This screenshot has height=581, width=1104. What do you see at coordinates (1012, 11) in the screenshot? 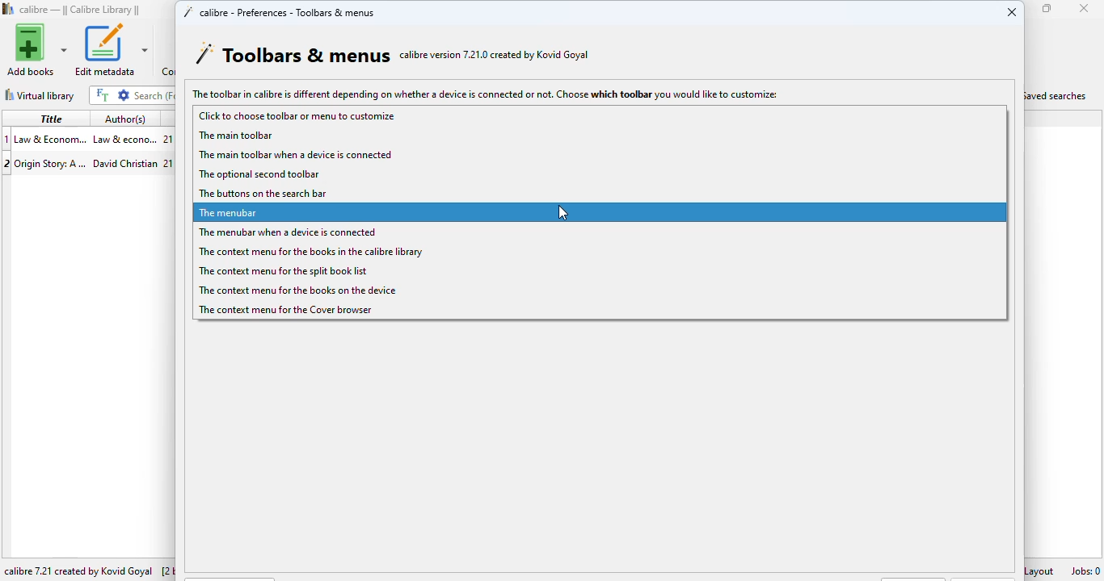
I see `close` at bounding box center [1012, 11].